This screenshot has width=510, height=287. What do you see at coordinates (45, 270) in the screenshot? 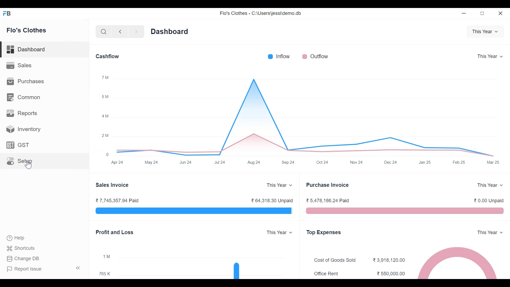
I see `Report Issue «` at bounding box center [45, 270].